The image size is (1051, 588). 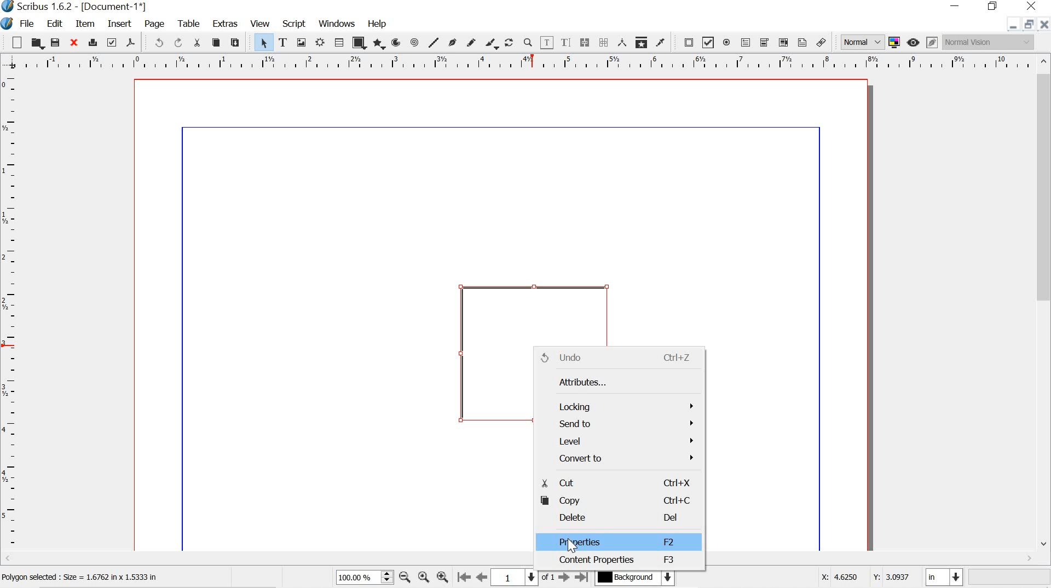 I want to click on ruler, so click(x=10, y=318).